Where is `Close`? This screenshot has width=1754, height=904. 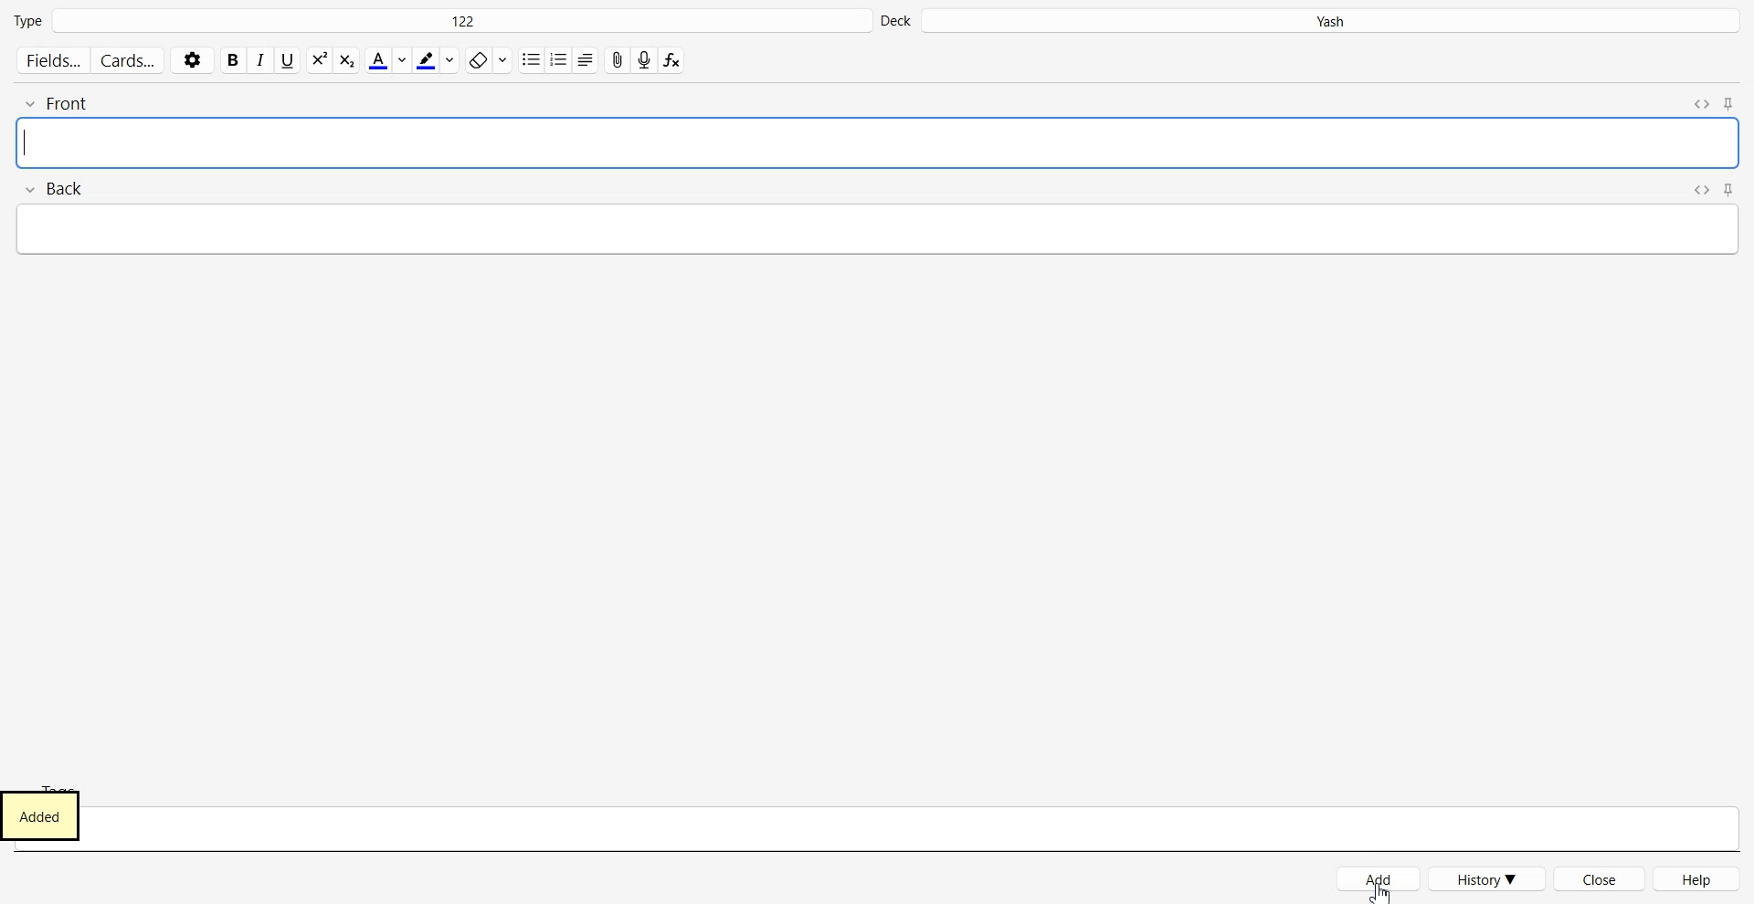 Close is located at coordinates (1601, 878).